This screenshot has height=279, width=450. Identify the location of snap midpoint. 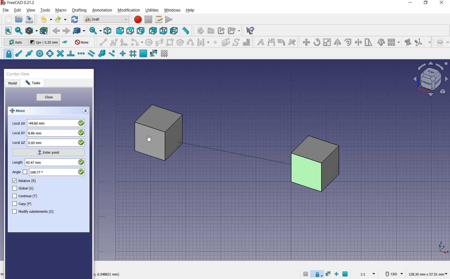
(29, 54).